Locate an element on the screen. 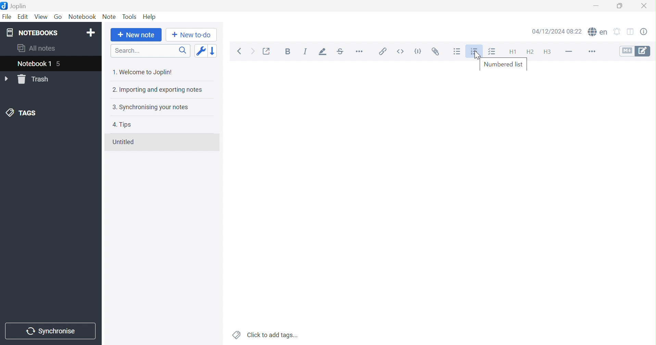 This screenshot has height=345, width=656. Highlight is located at coordinates (323, 52).